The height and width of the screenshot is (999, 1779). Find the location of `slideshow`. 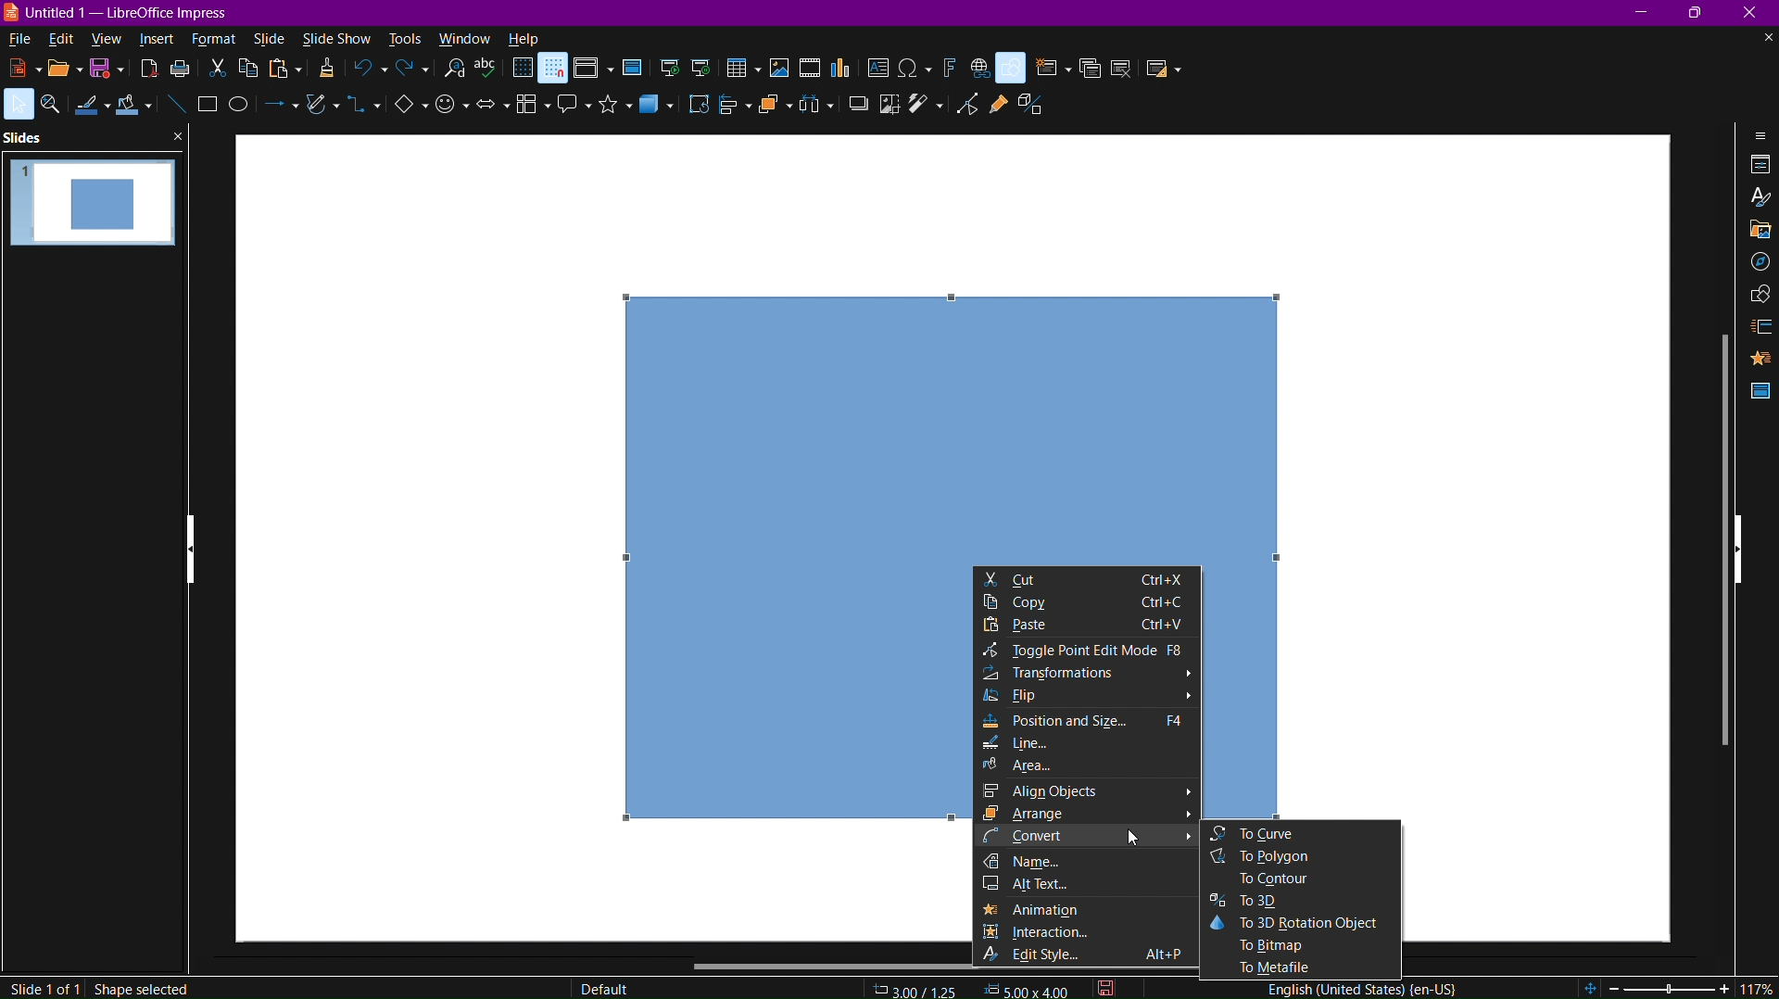

slideshow is located at coordinates (335, 38).